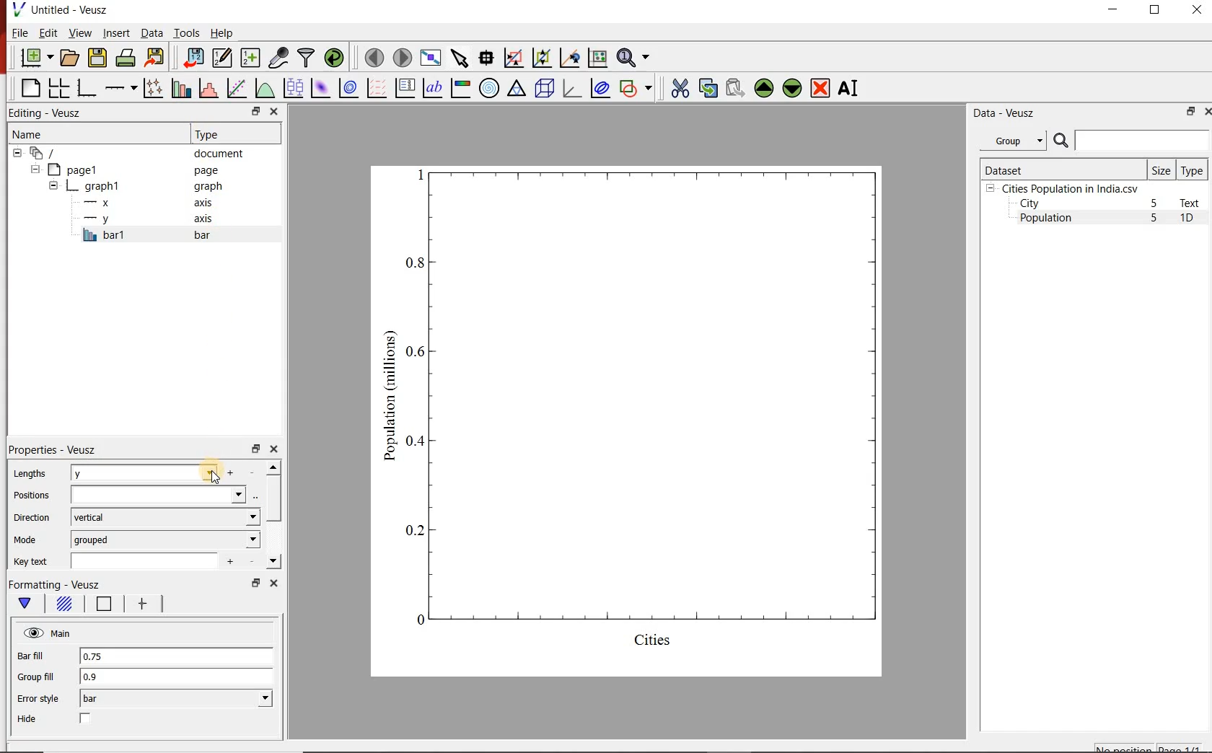  I want to click on Size, so click(1161, 169).